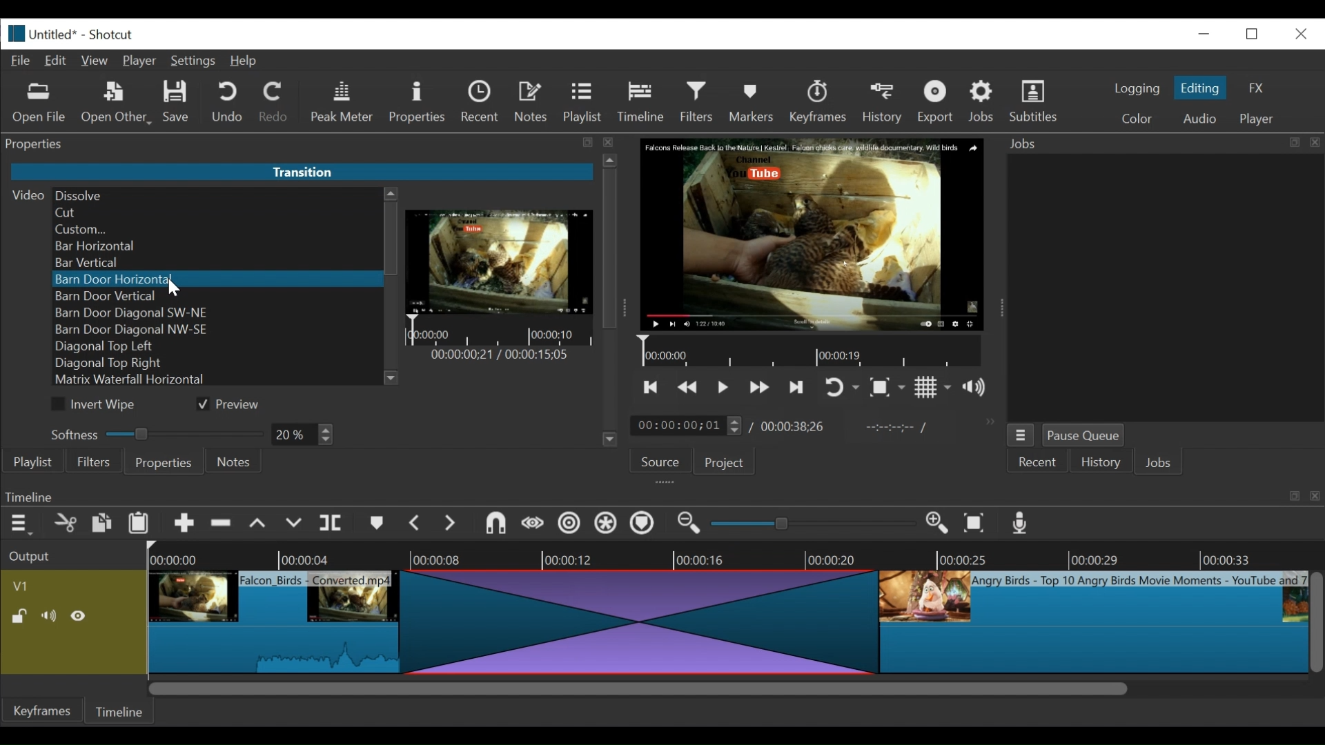 The image size is (1325, 745). I want to click on Dissolve, so click(216, 195).